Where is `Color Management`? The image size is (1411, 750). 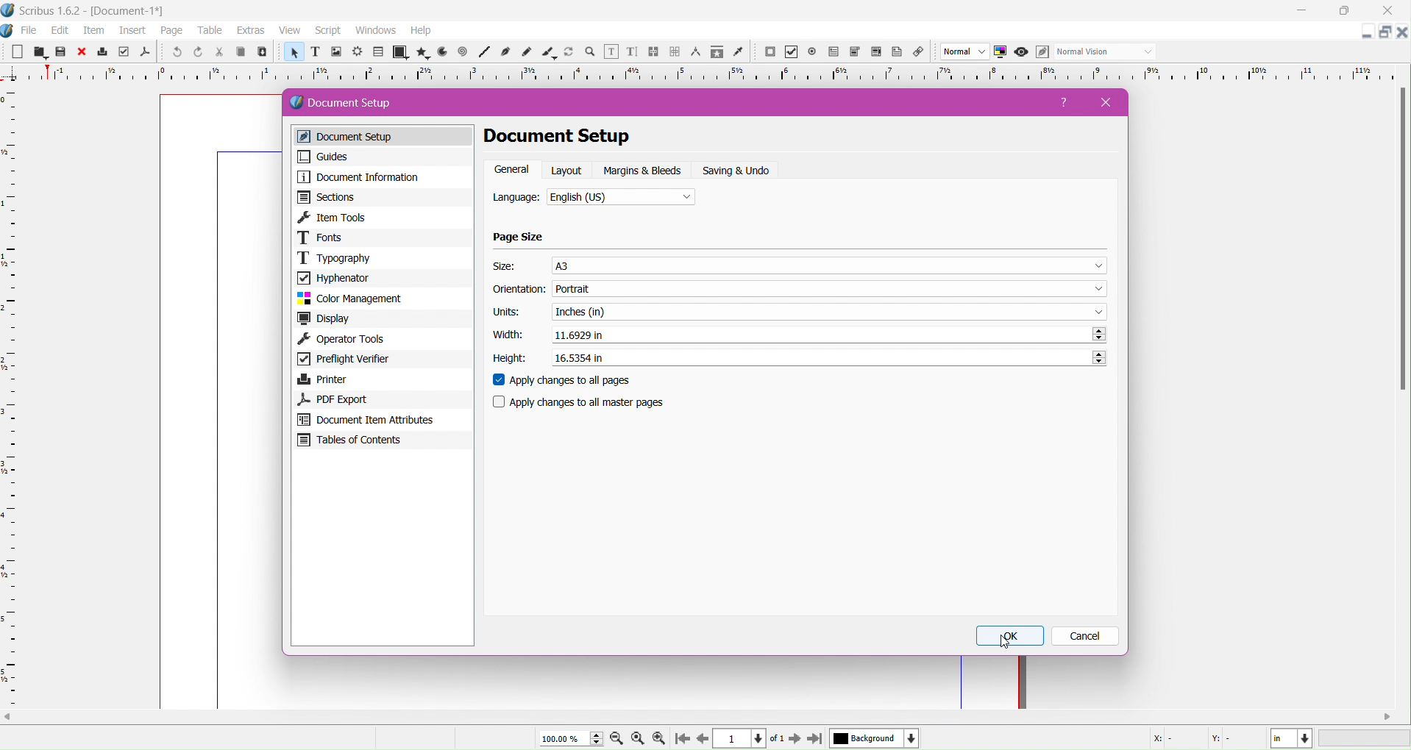 Color Management is located at coordinates (382, 299).